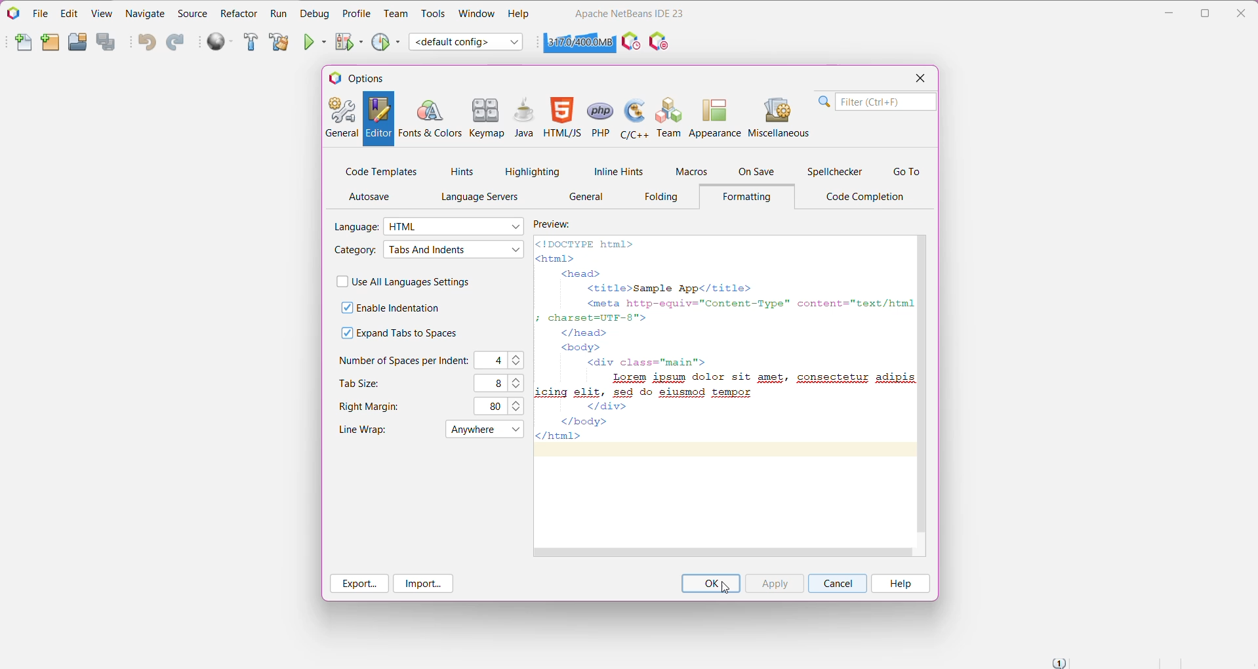 The image size is (1258, 669). Describe the element at coordinates (146, 43) in the screenshot. I see `Undo` at that location.